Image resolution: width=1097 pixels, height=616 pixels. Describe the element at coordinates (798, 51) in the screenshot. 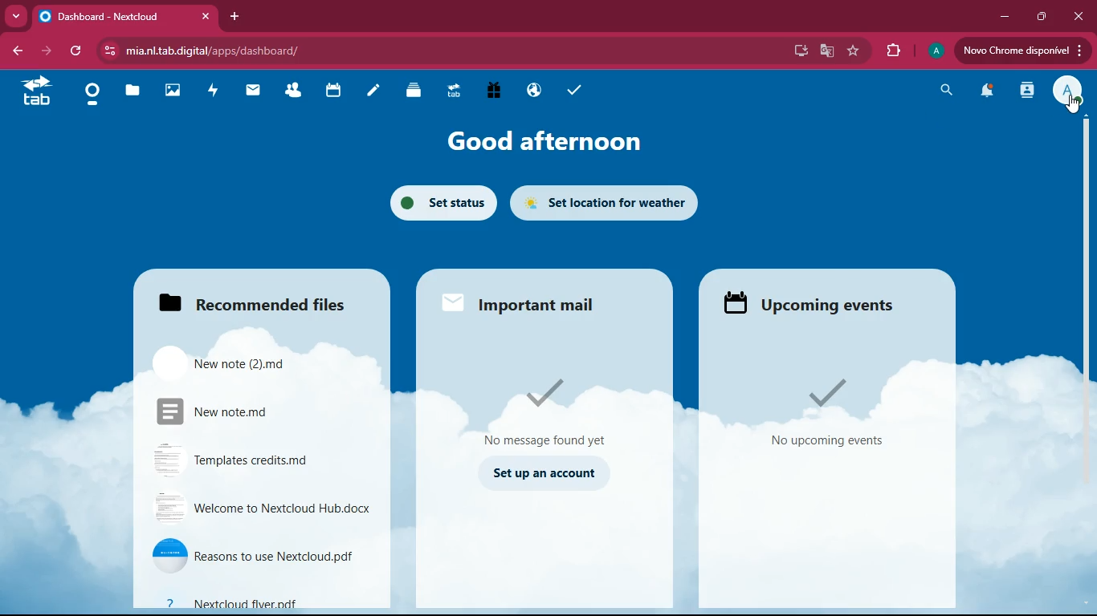

I see `desktop` at that location.